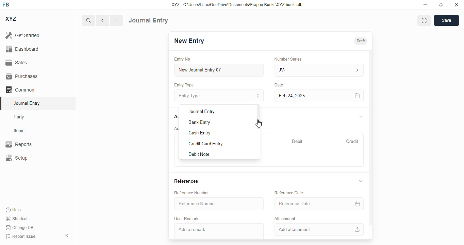 The width and height of the screenshot is (464, 245). Describe the element at coordinates (362, 181) in the screenshot. I see `toggle expand/collapse` at that location.